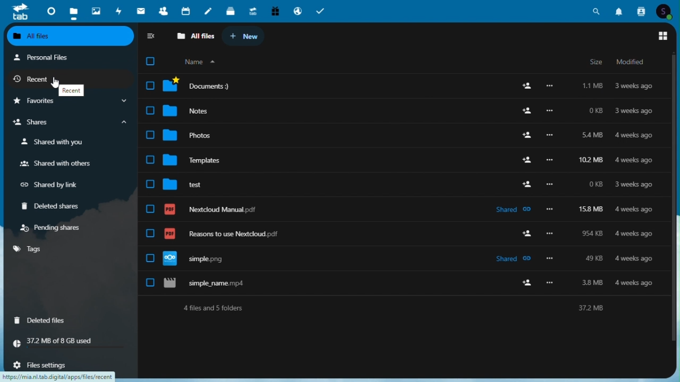  Describe the element at coordinates (390, 310) in the screenshot. I see `4files and 5 folders` at that location.